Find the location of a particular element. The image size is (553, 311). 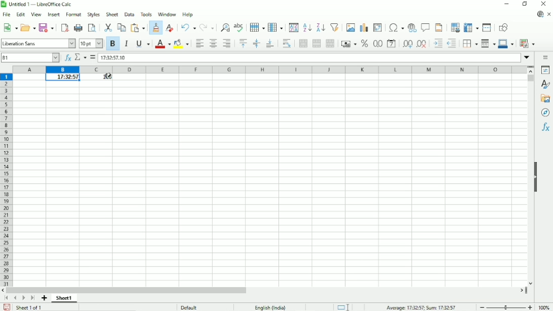

Scroll to next sheet is located at coordinates (24, 298).